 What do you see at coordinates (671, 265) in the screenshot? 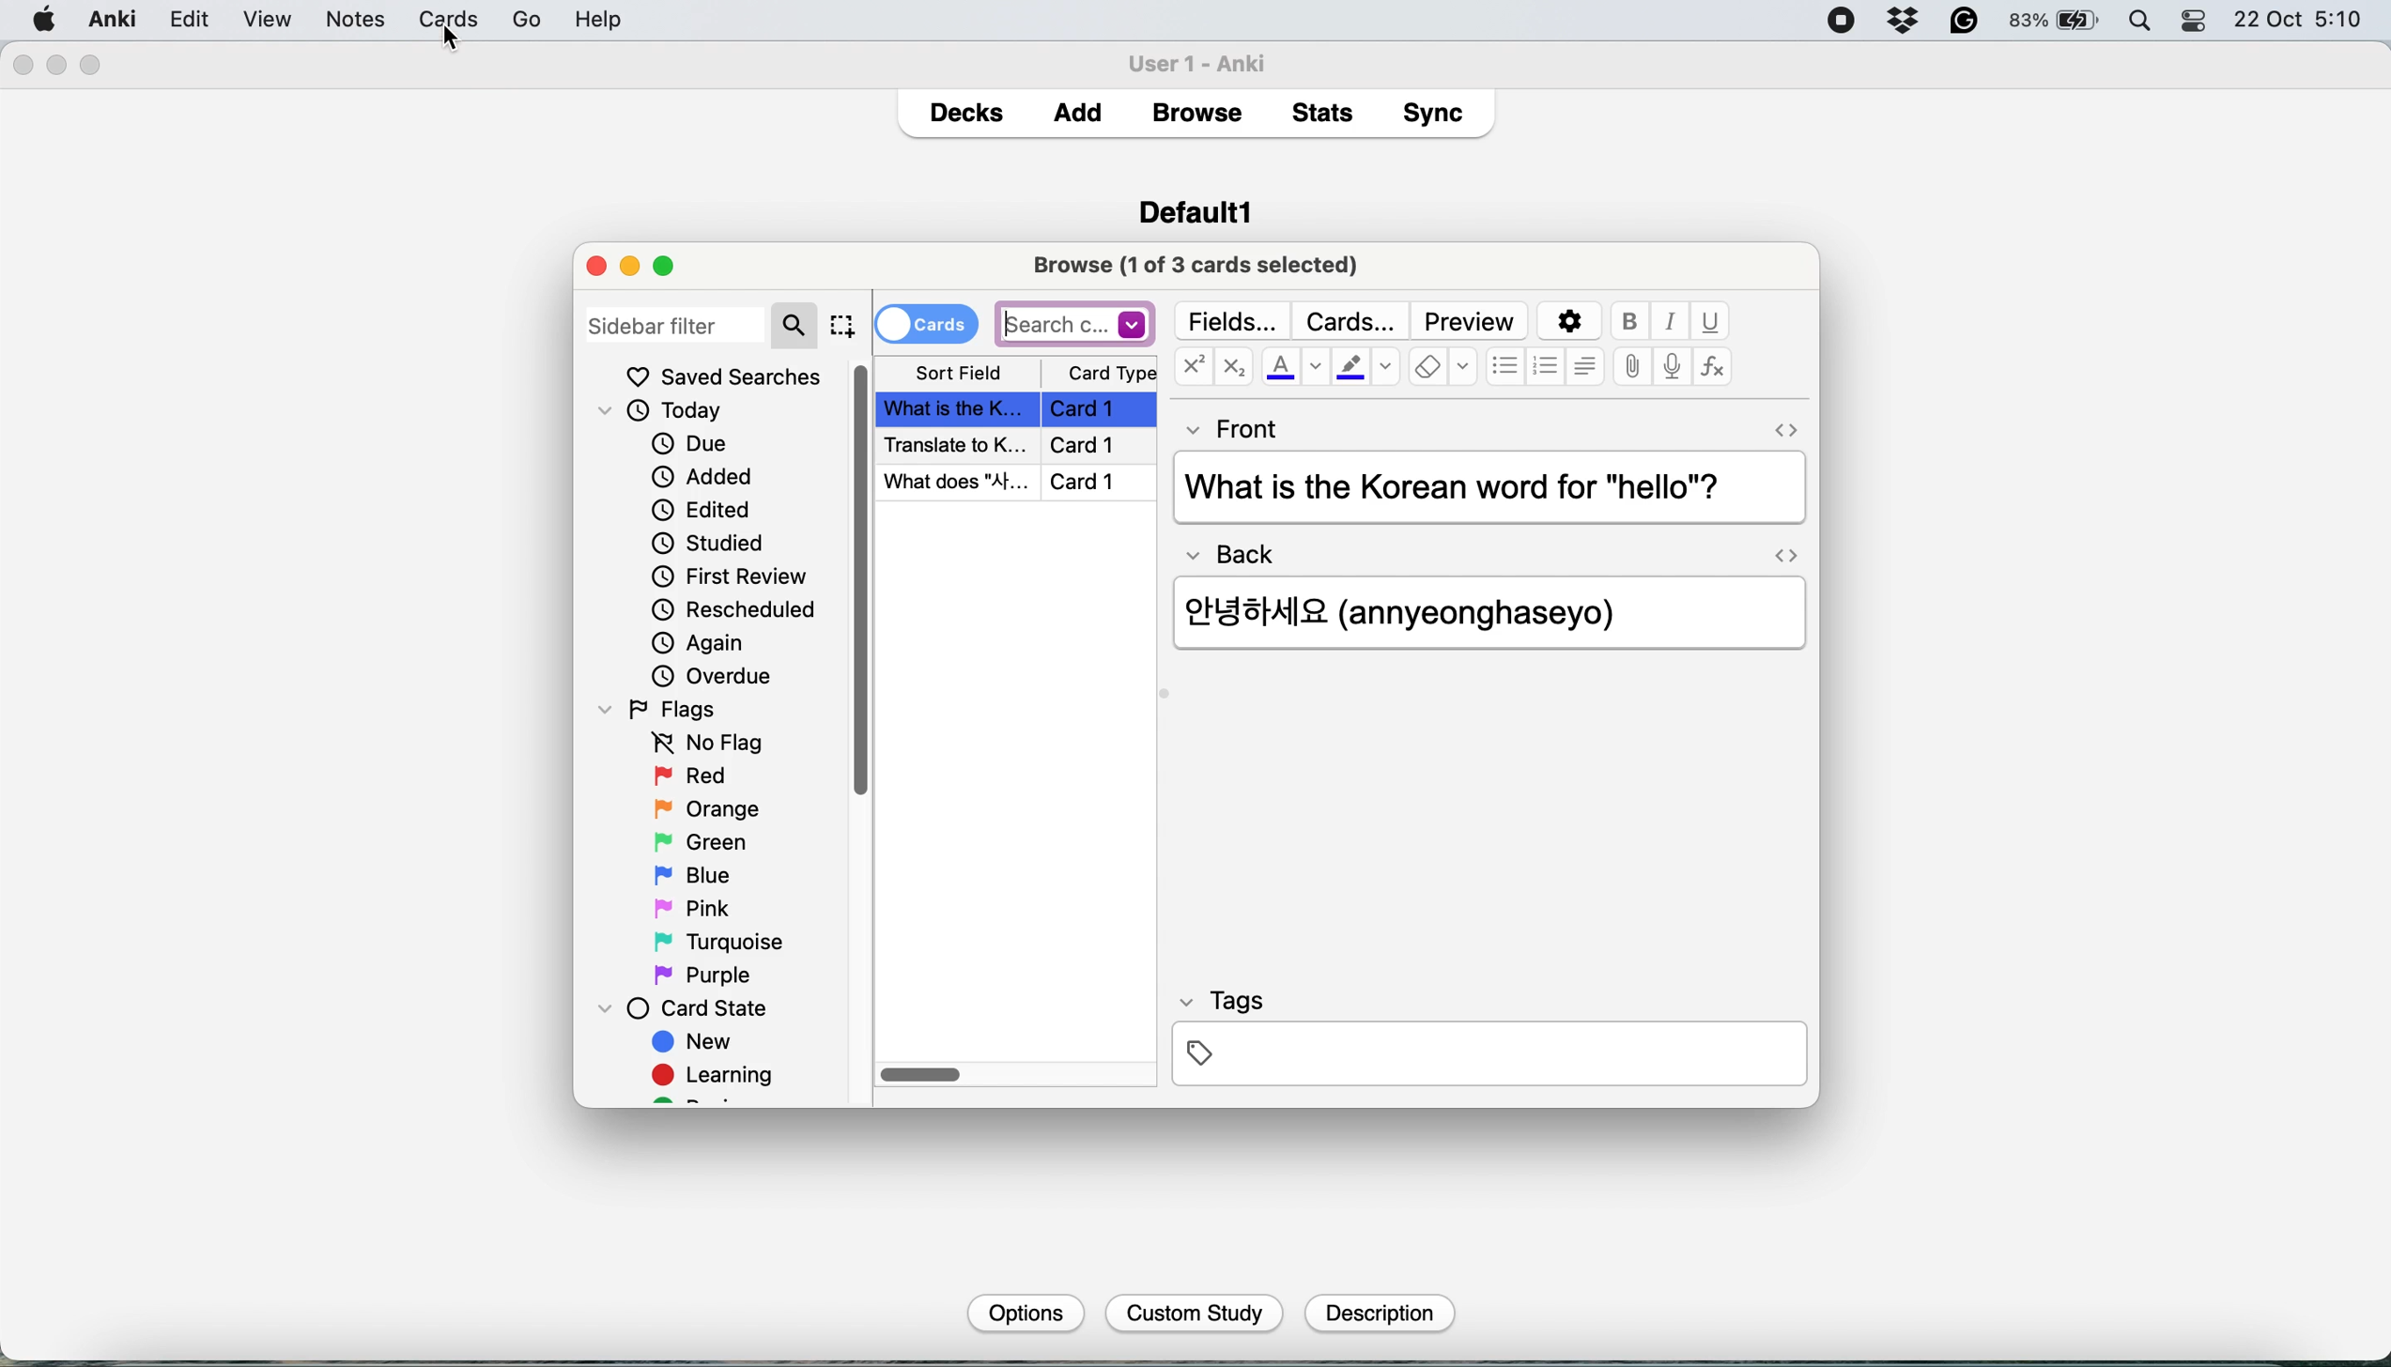
I see `maximise` at bounding box center [671, 265].